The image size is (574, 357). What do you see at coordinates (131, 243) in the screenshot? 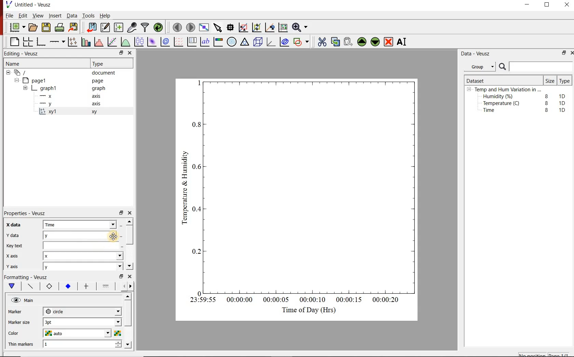
I see `scroll bar` at bounding box center [131, 243].